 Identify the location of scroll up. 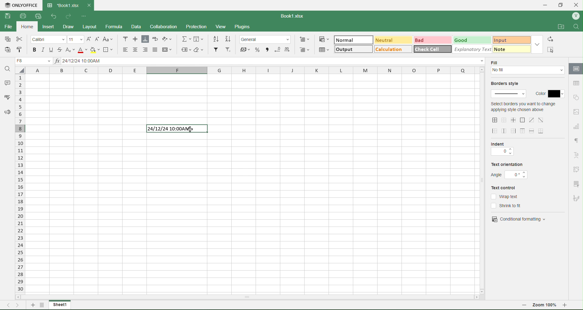
(481, 69).